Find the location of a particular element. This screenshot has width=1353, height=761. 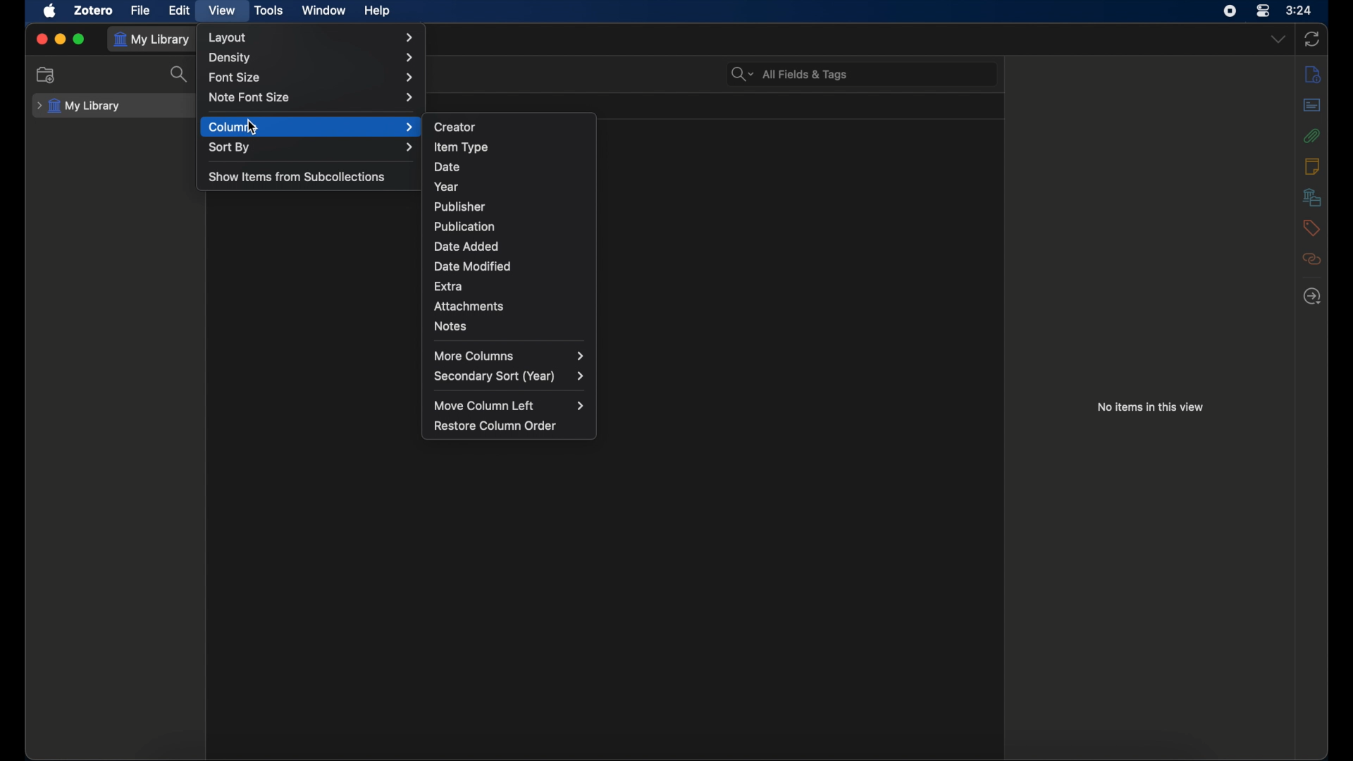

info is located at coordinates (1314, 73).